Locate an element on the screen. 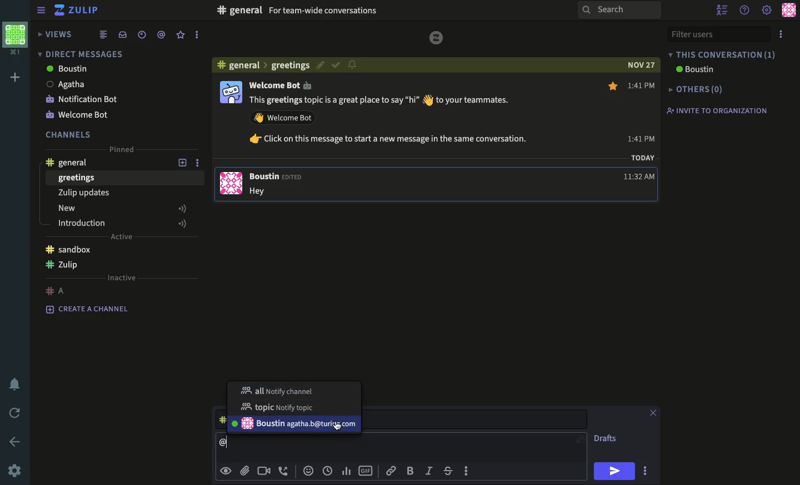  Boustin is located at coordinates (278, 178).